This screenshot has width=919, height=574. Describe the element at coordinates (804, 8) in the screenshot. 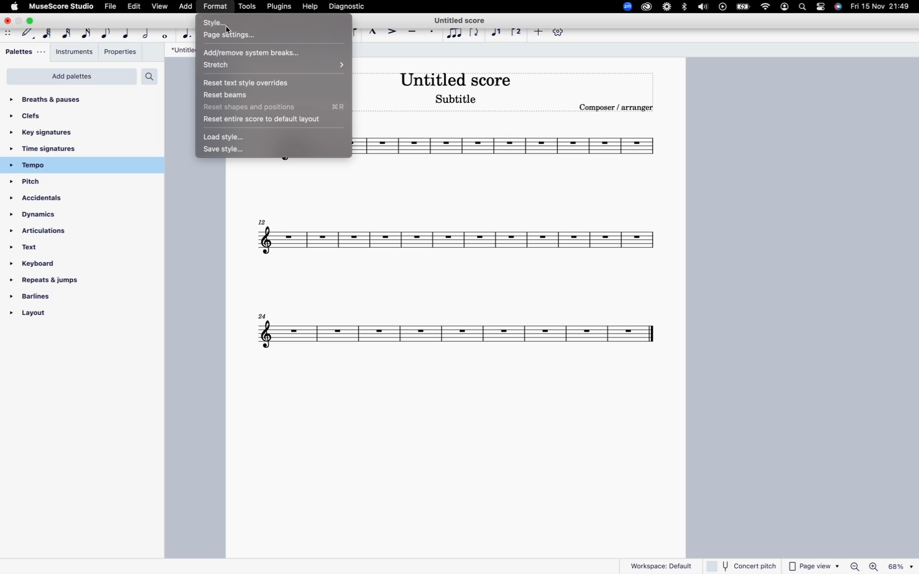

I see `search` at that location.